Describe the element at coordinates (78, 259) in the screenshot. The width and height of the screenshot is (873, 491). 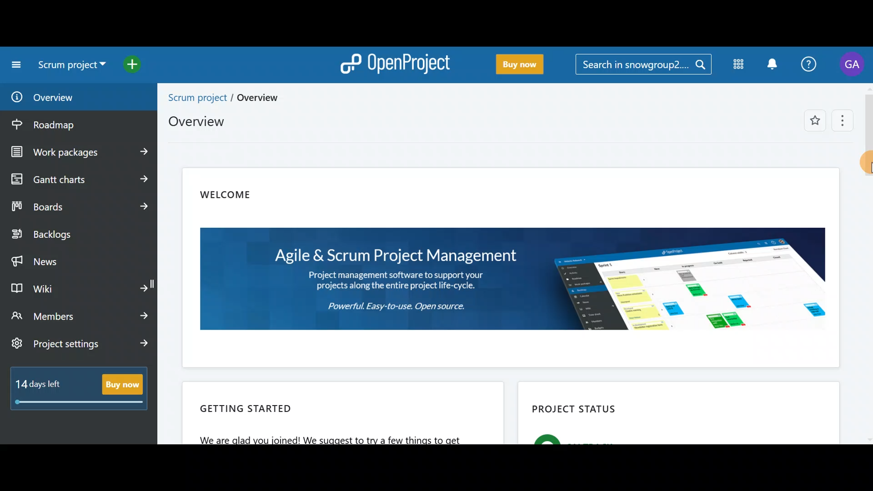
I see `News` at that location.